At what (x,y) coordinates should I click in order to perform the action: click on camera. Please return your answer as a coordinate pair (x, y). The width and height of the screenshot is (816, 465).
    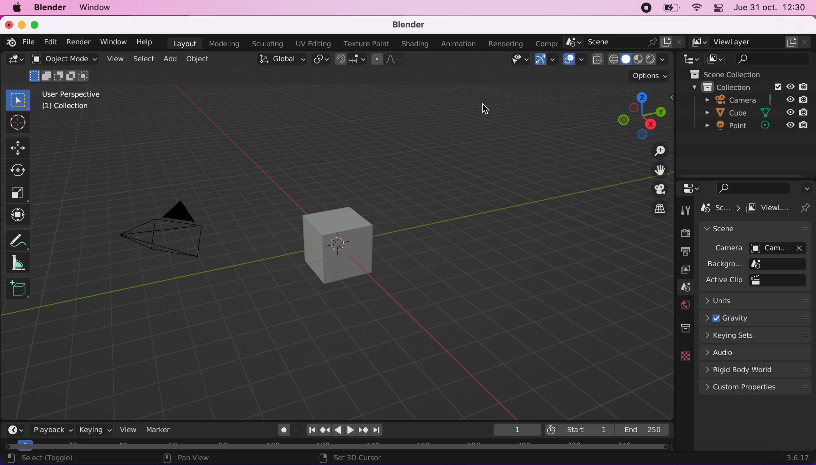
    Looking at the image, I should click on (173, 224).